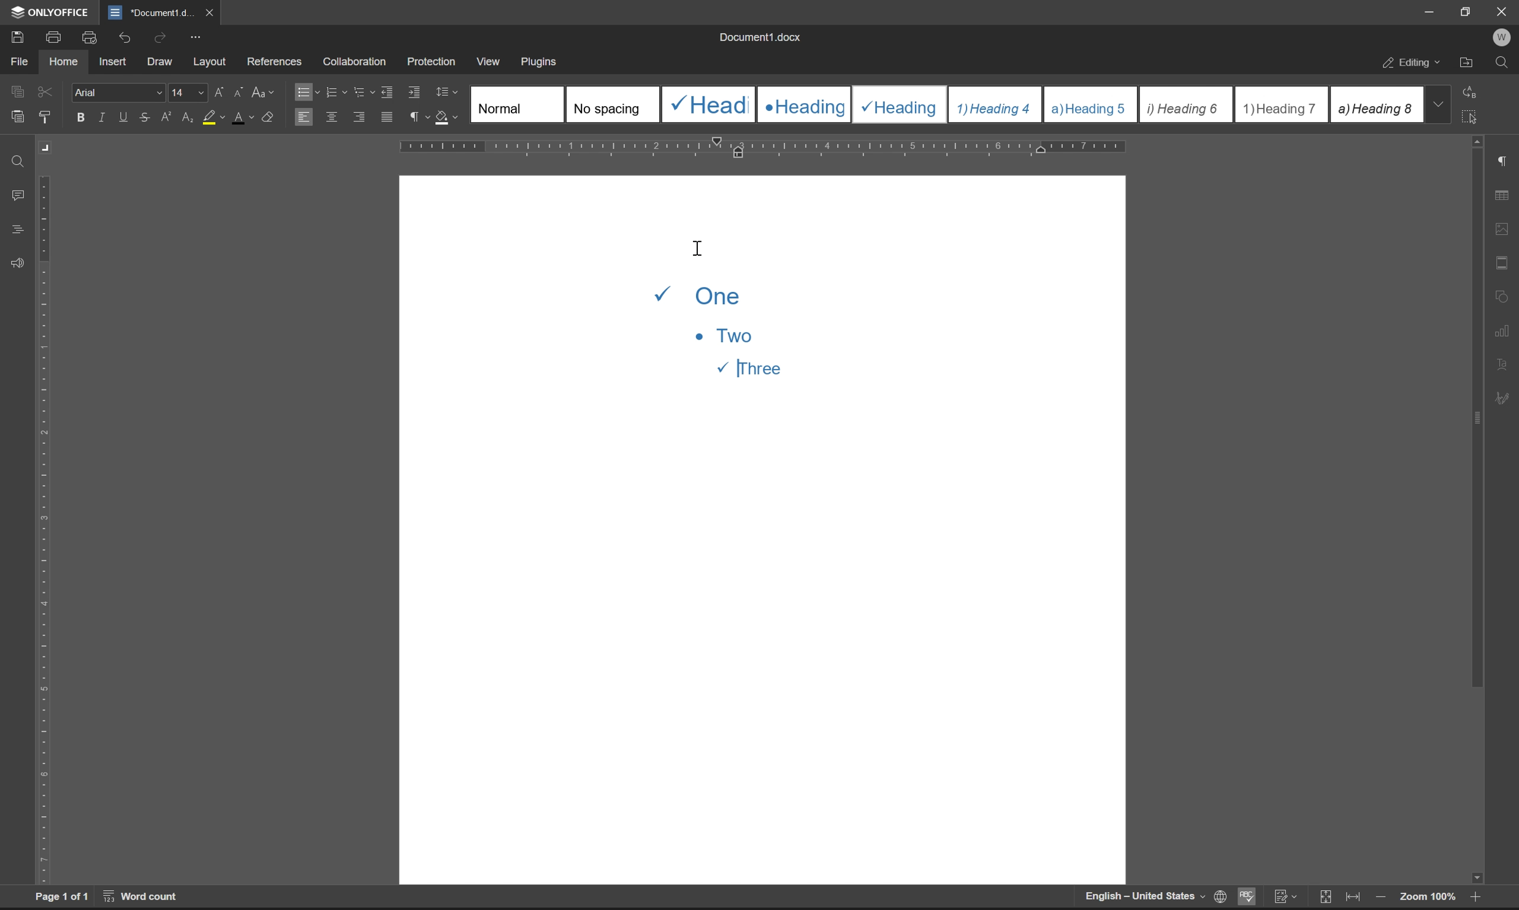 The height and width of the screenshot is (910, 1519). I want to click on references, so click(275, 59).